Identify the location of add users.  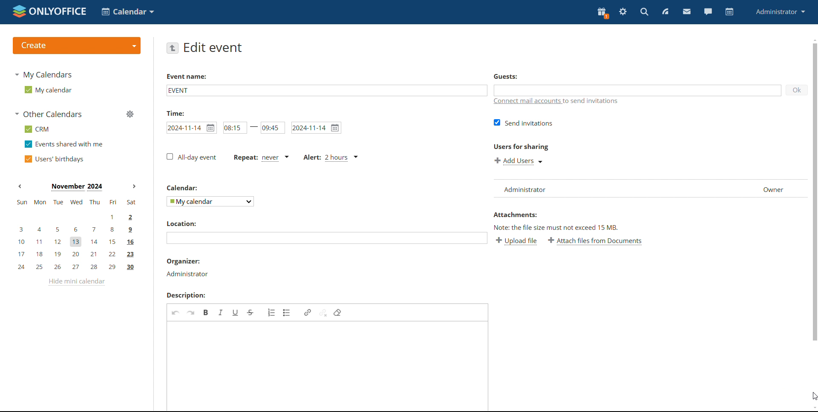
(518, 162).